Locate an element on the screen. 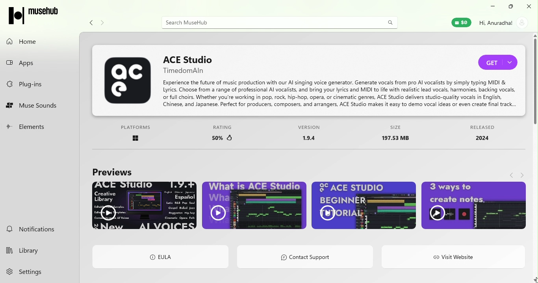 The width and height of the screenshot is (538, 283). cursor is located at coordinates (531, 276).